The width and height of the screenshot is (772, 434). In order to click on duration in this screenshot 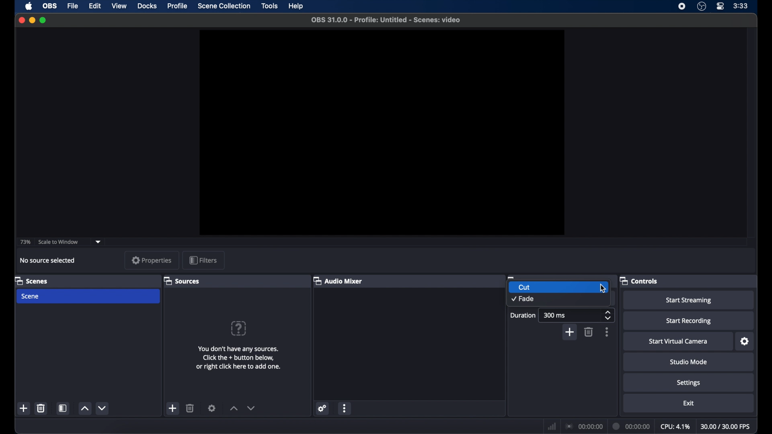, I will do `click(523, 315)`.